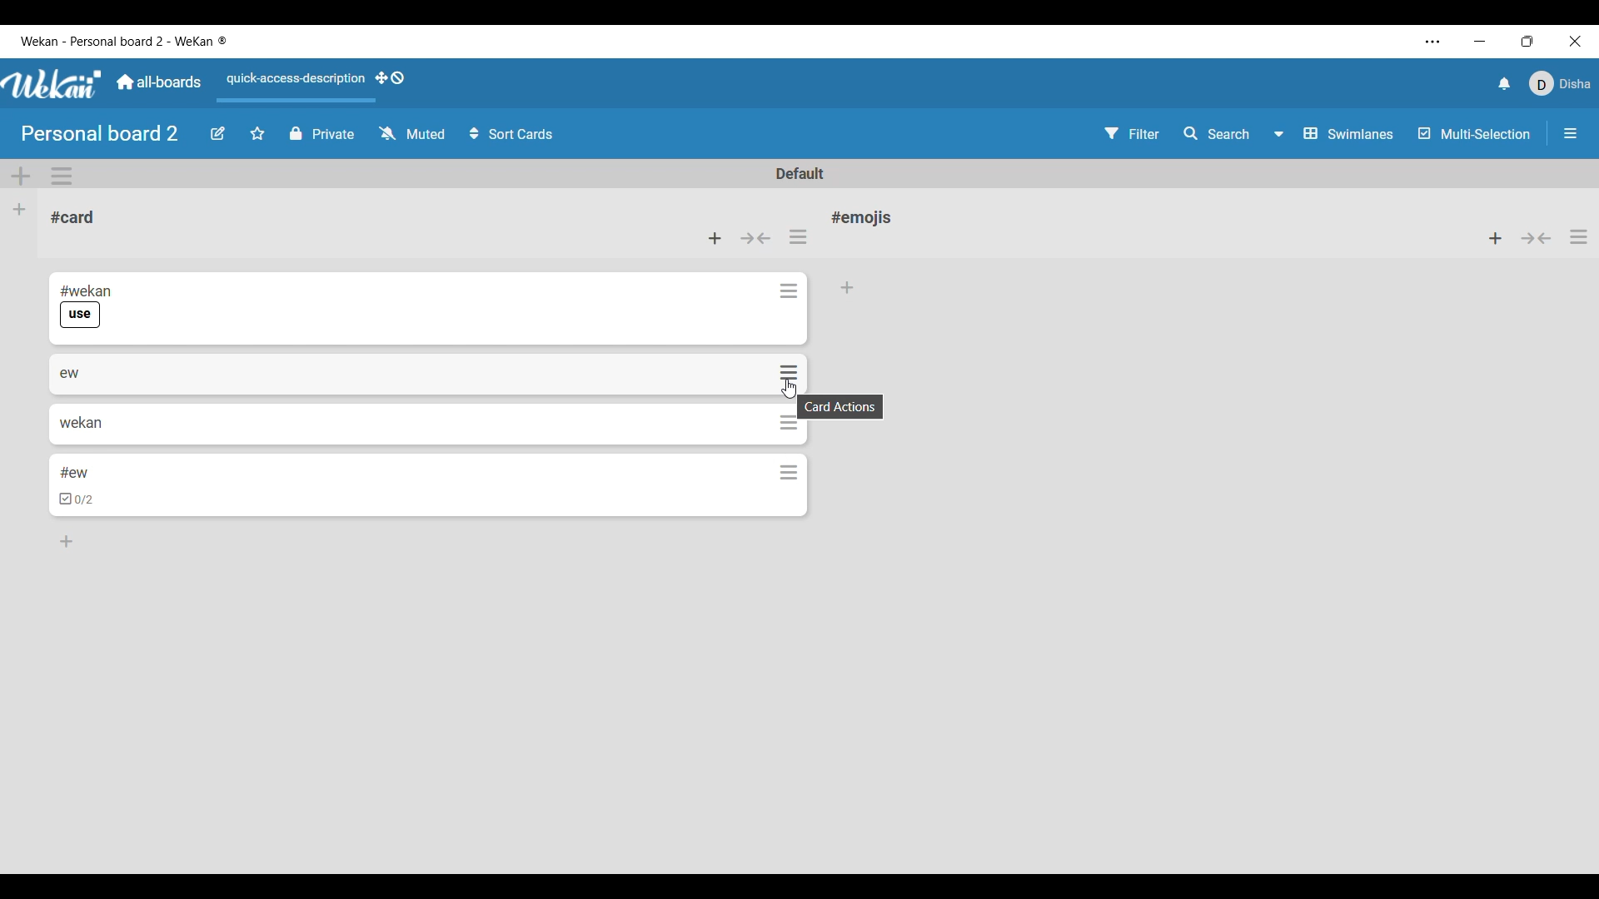  What do you see at coordinates (62, 176) in the screenshot?
I see `Swimlane actions` at bounding box center [62, 176].